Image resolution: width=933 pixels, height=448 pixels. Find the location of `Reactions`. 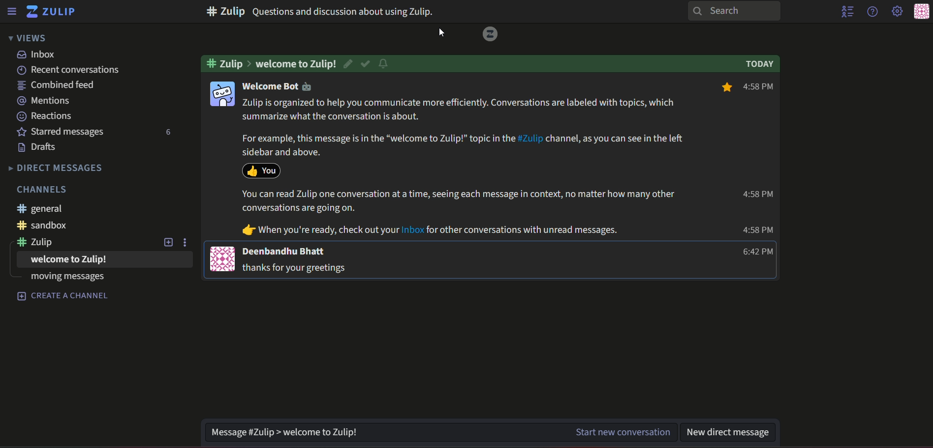

Reactions is located at coordinates (45, 115).